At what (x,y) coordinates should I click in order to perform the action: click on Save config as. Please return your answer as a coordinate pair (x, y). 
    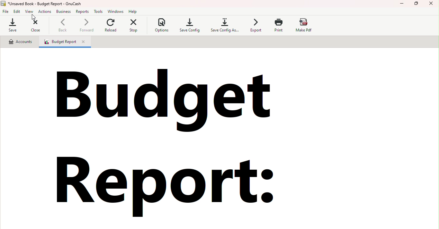
    Looking at the image, I should click on (224, 26).